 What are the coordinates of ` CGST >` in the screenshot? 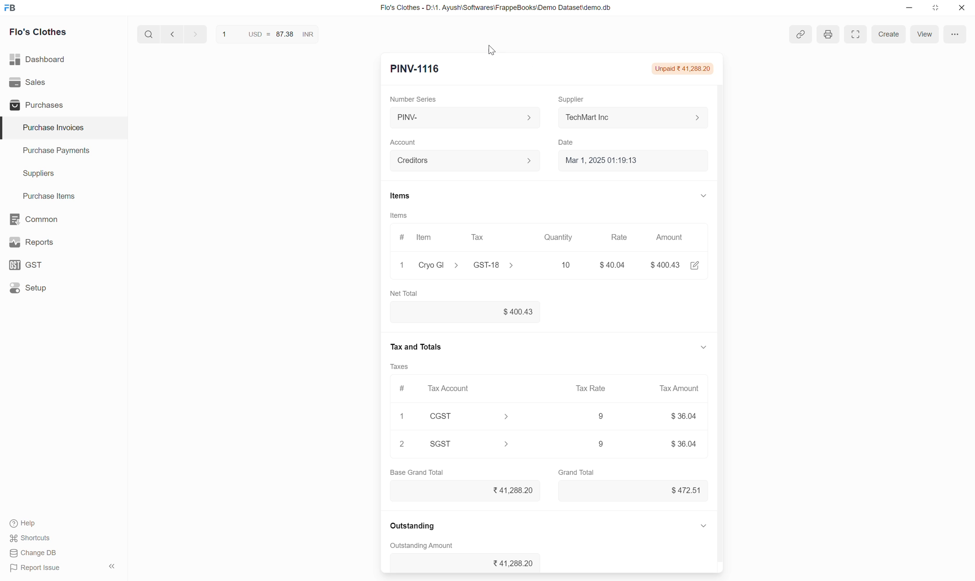 It's located at (475, 416).